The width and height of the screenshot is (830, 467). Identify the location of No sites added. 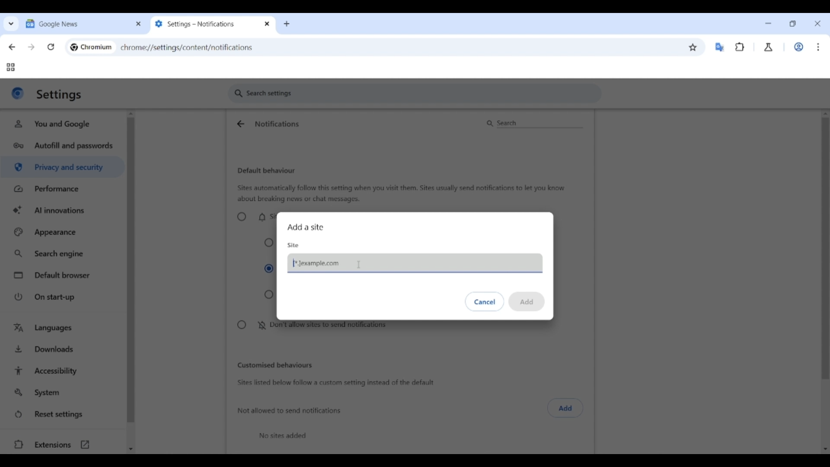
(283, 435).